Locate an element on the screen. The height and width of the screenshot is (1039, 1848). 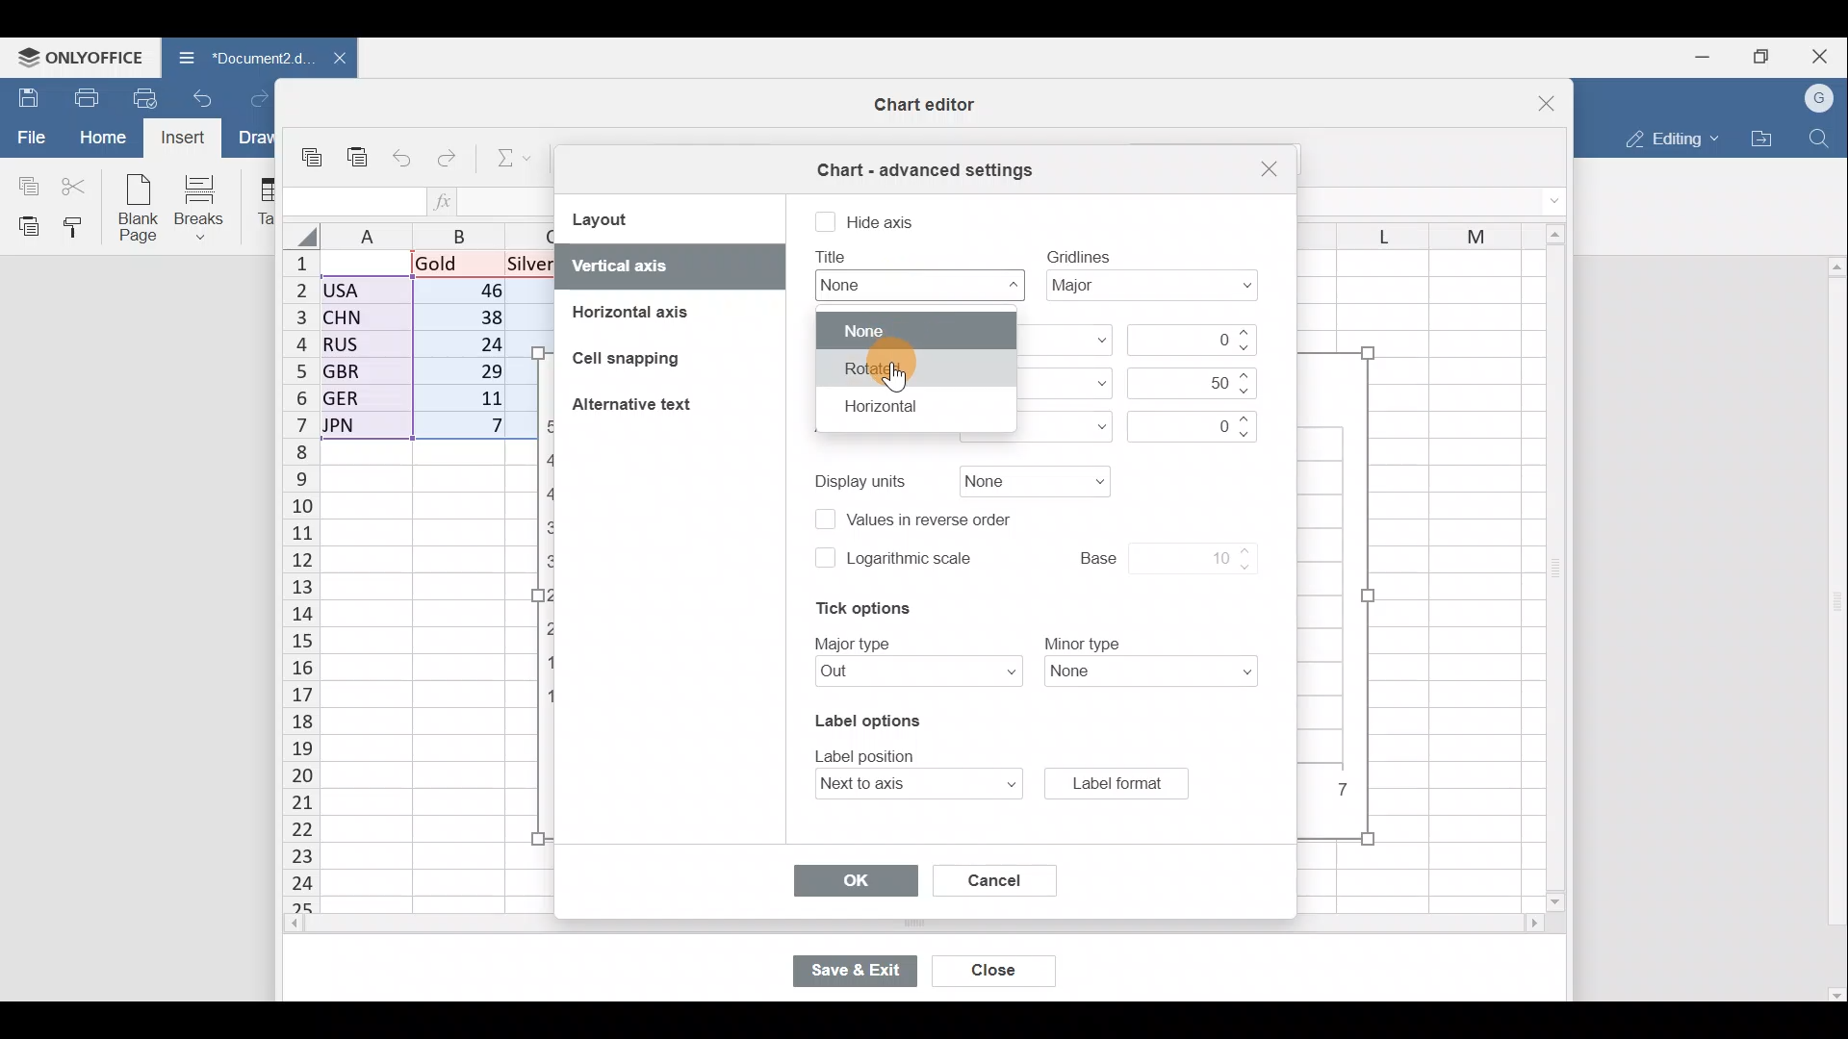
Quick print is located at coordinates (146, 98).